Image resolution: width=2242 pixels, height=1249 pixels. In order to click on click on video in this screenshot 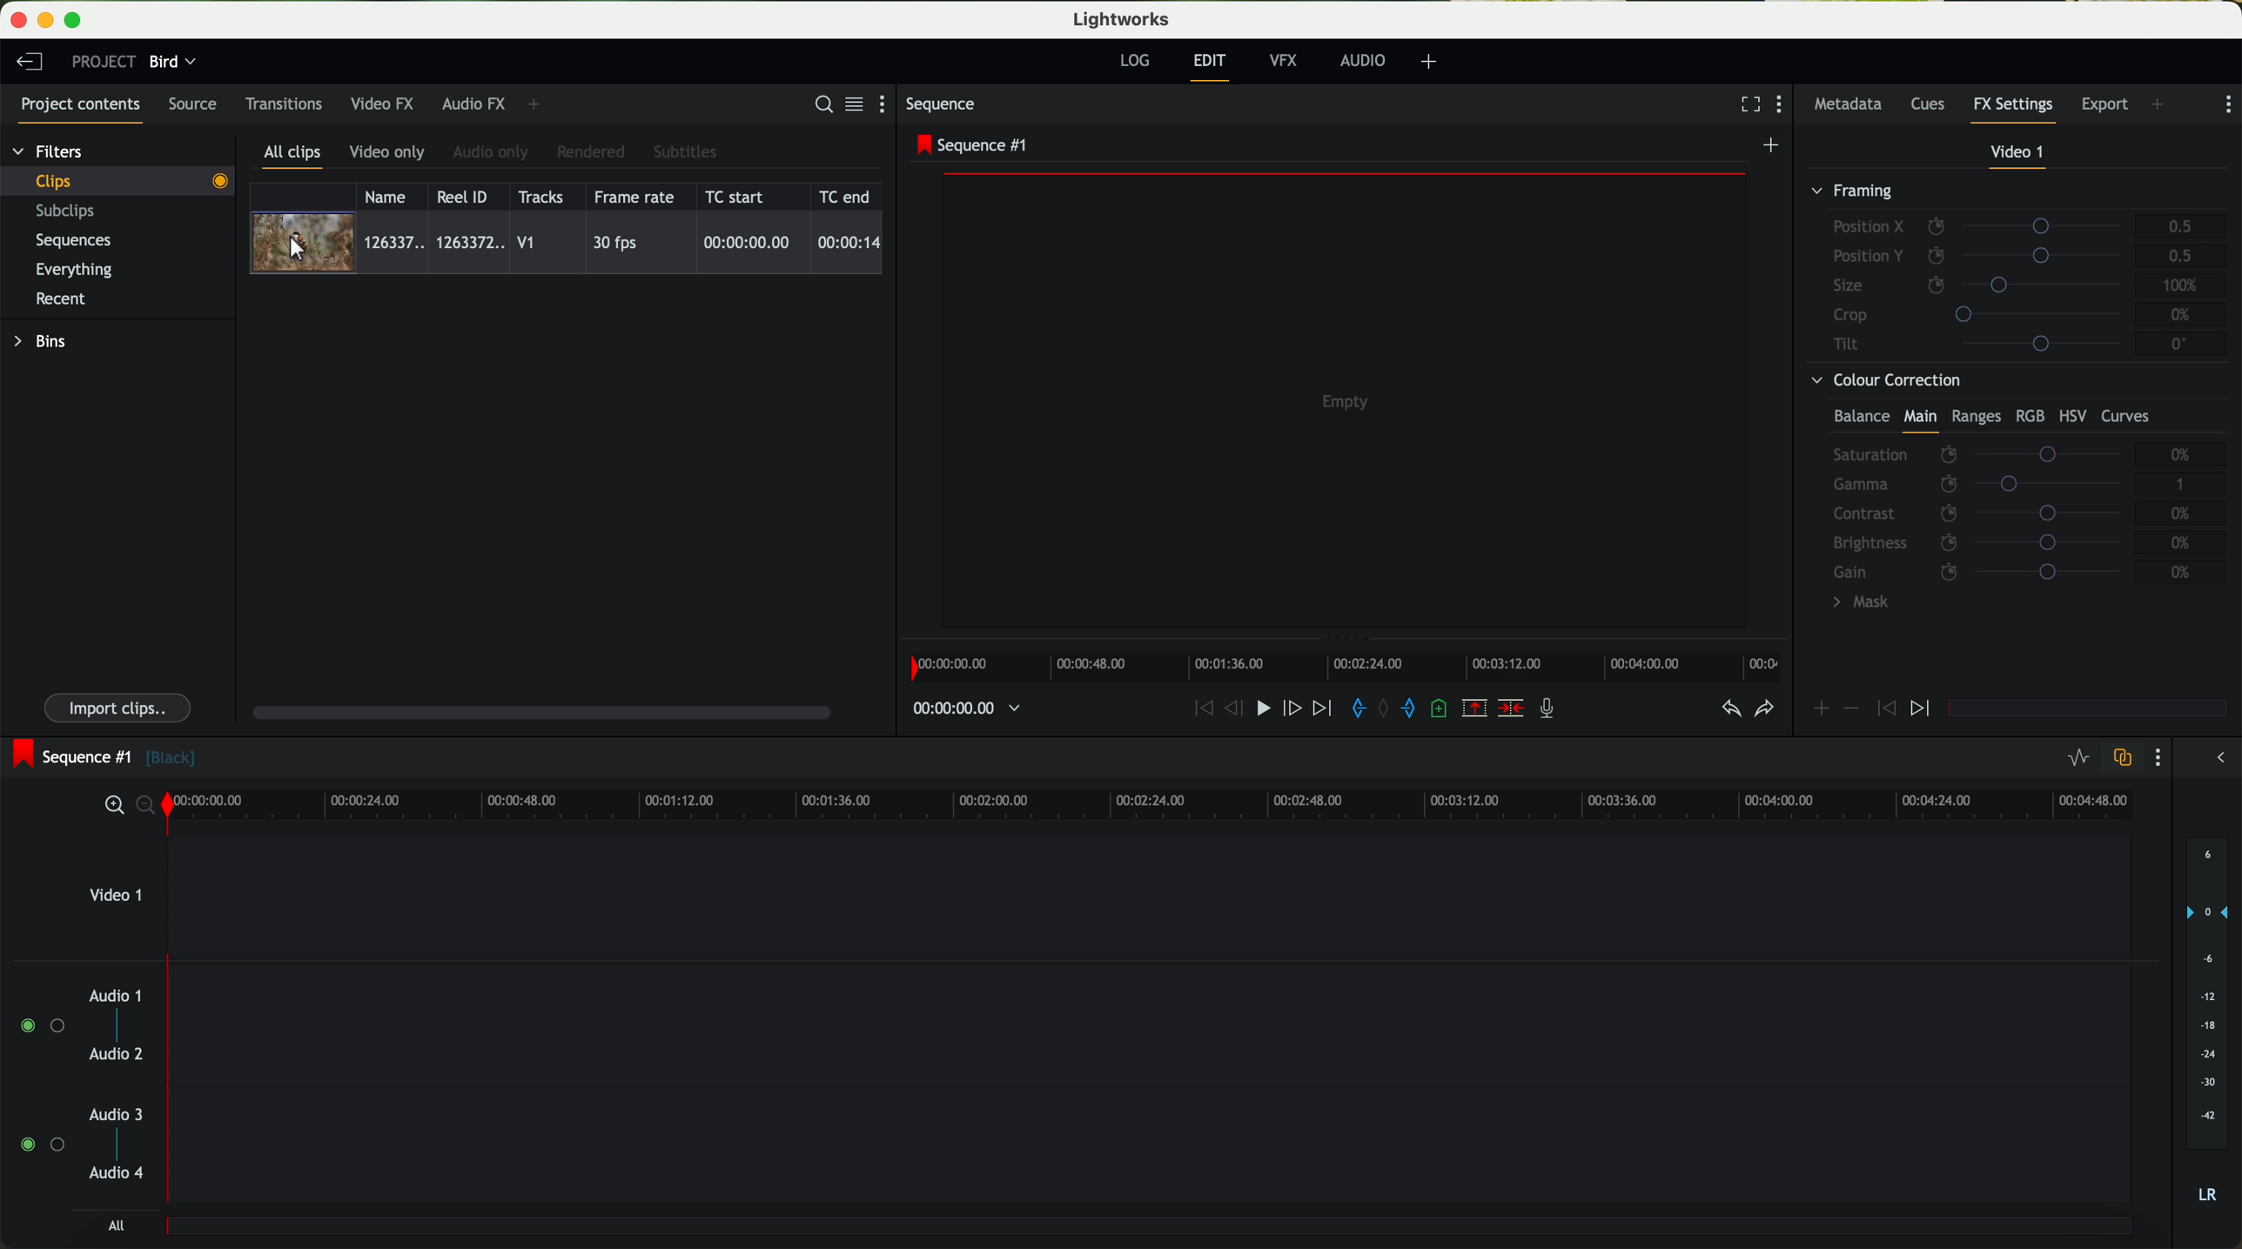, I will do `click(572, 245)`.